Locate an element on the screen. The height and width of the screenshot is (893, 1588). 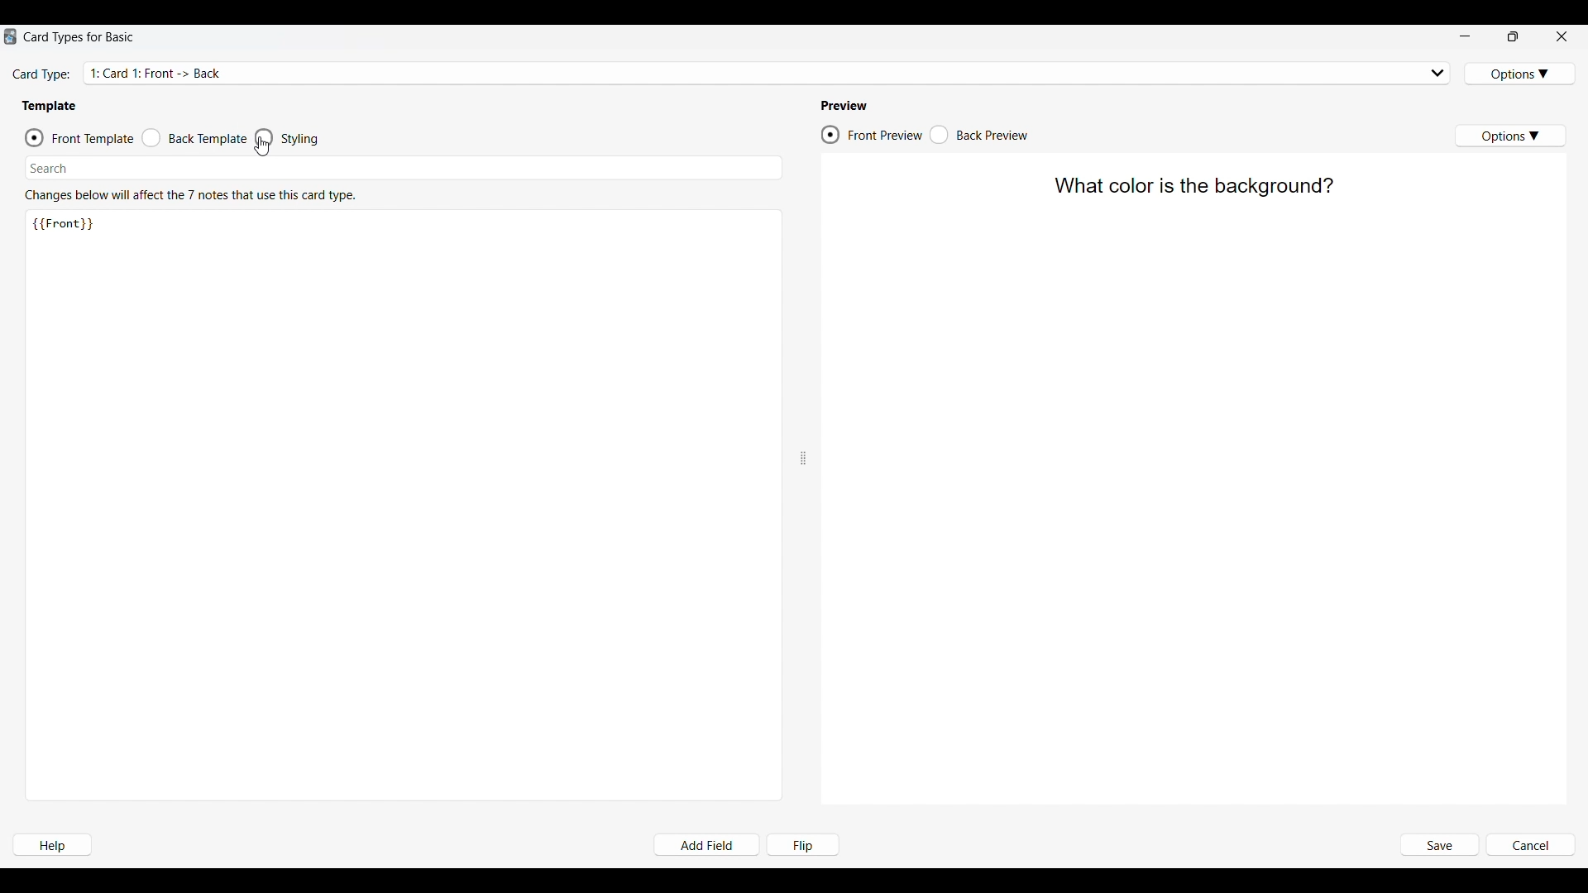
Add field is located at coordinates (706, 844).